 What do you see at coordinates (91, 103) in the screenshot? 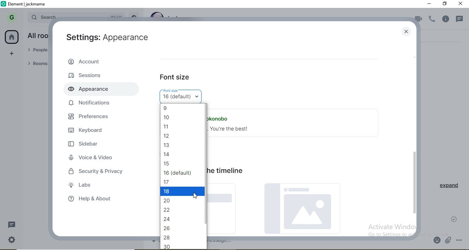
I see `notifications` at bounding box center [91, 103].